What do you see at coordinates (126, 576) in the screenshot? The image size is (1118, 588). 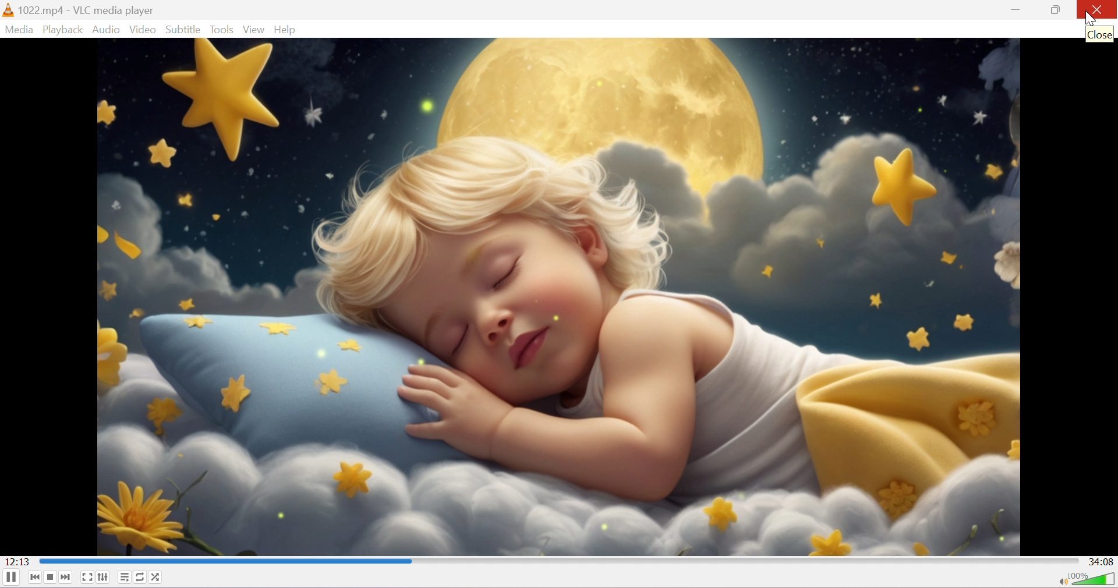 I see `Toggle playlist` at bounding box center [126, 576].